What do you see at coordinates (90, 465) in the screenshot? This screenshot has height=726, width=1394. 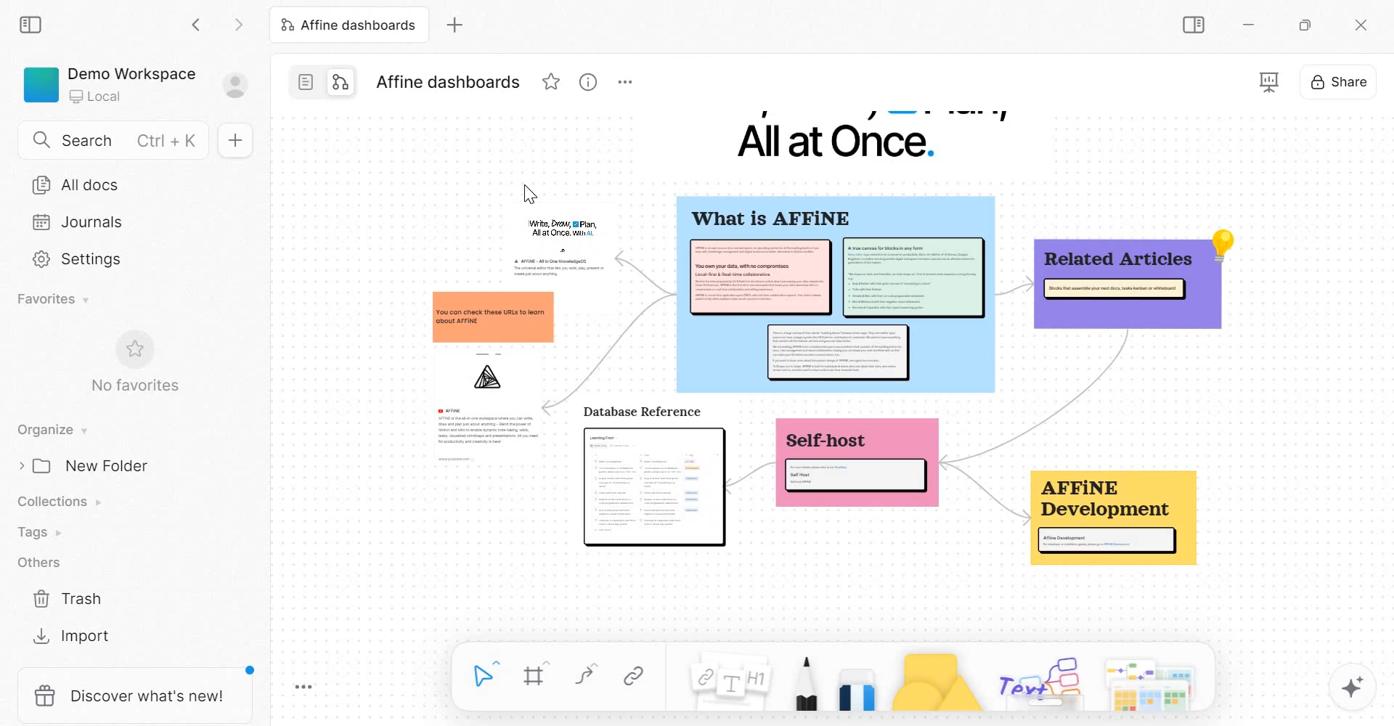 I see `New Folder` at bounding box center [90, 465].